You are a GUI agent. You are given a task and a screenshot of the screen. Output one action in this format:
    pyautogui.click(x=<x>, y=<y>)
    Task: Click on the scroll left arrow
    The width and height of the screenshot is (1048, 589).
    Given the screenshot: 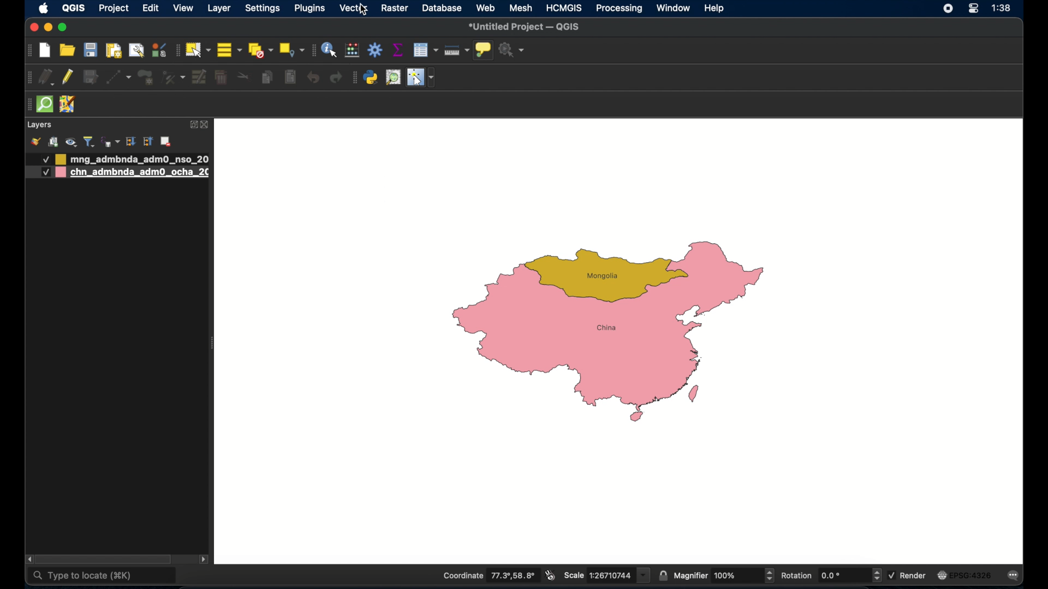 What is the action you would take?
    pyautogui.click(x=29, y=559)
    